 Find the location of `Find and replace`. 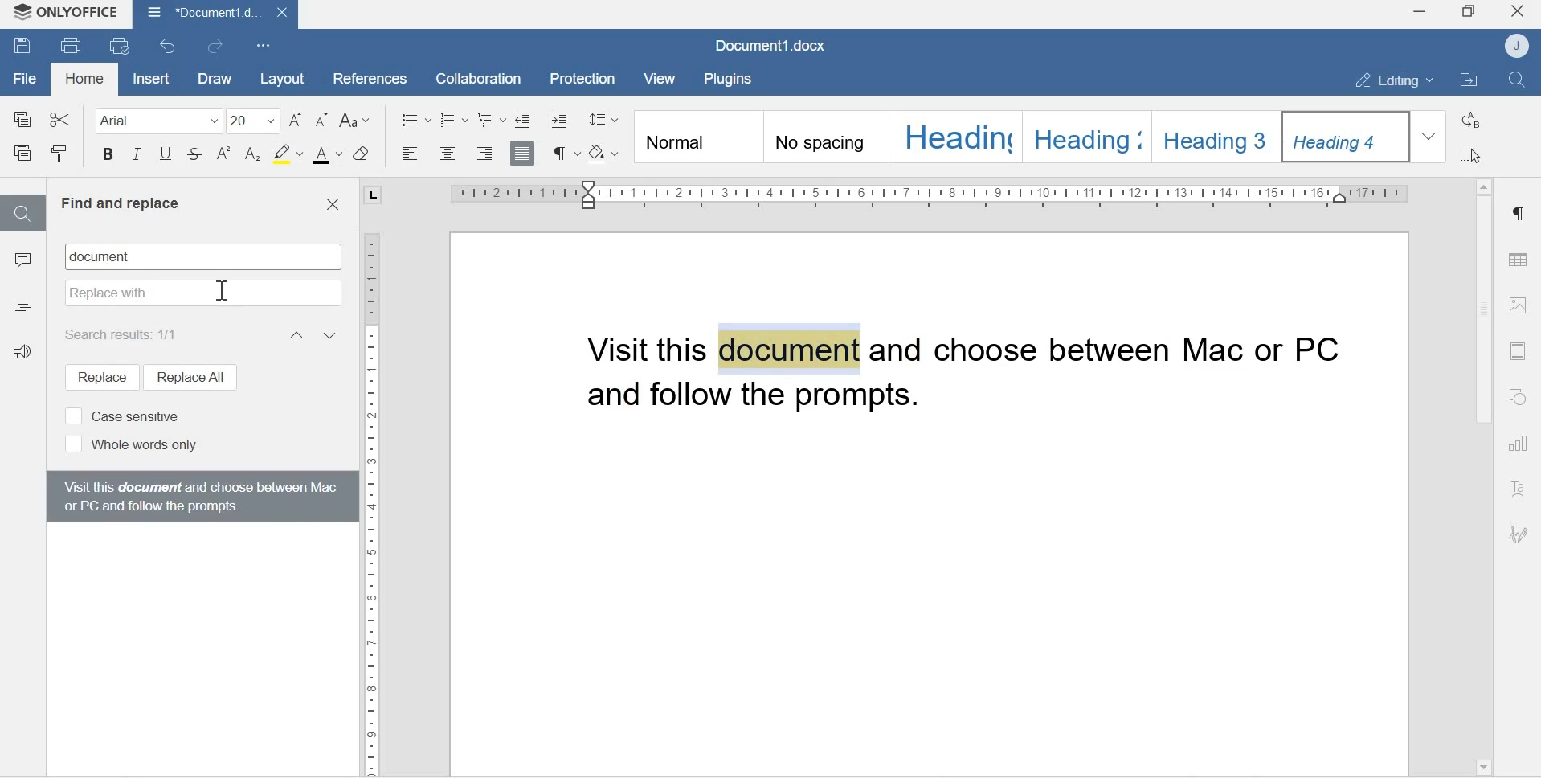

Find and replace is located at coordinates (120, 203).